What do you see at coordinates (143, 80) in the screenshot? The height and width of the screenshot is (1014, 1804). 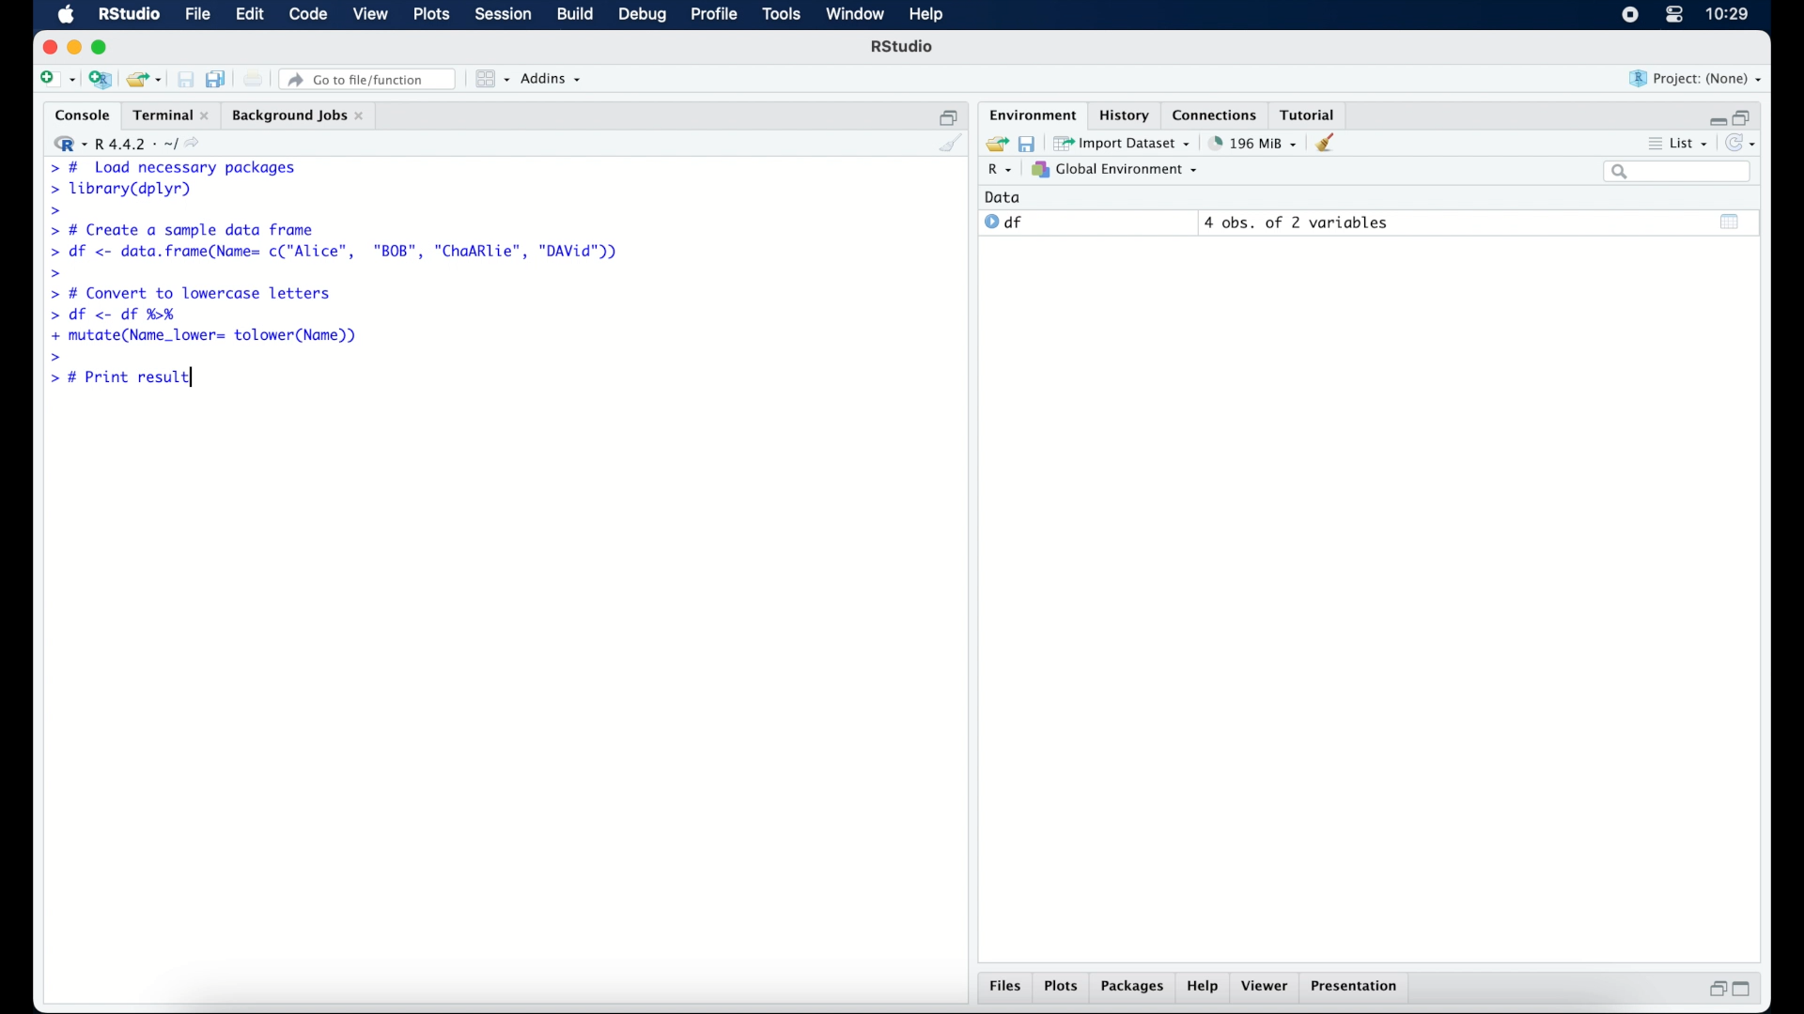 I see `load existing project` at bounding box center [143, 80].